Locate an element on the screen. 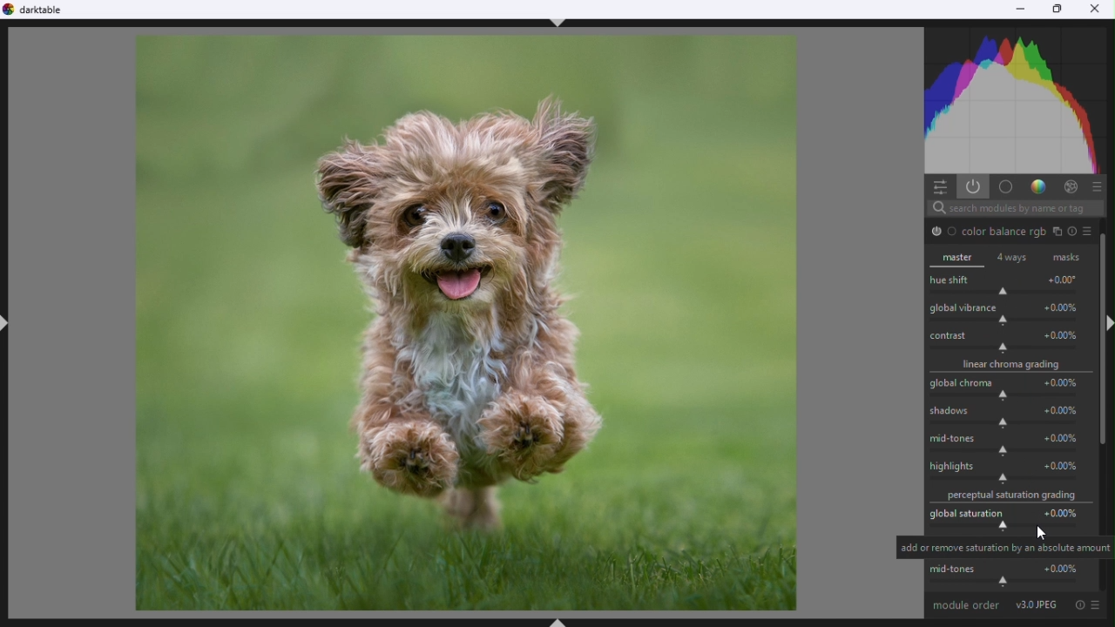 This screenshot has width=1115, height=627. Gradient is located at coordinates (1038, 187).